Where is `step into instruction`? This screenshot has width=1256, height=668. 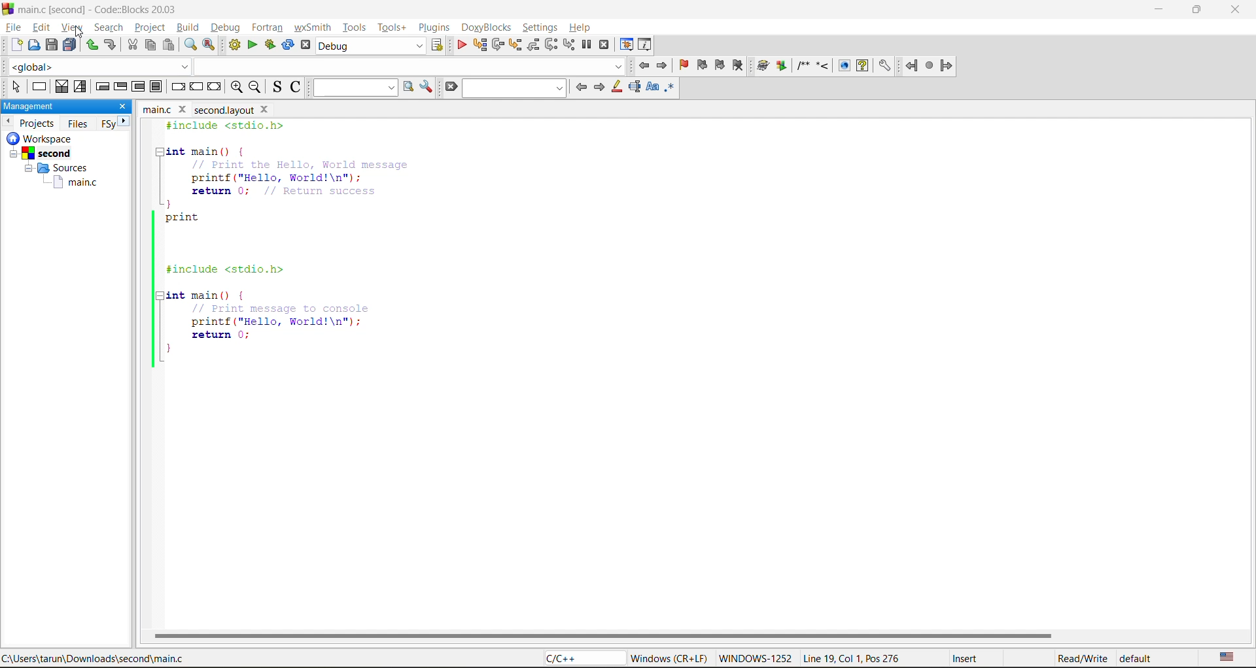 step into instruction is located at coordinates (570, 45).